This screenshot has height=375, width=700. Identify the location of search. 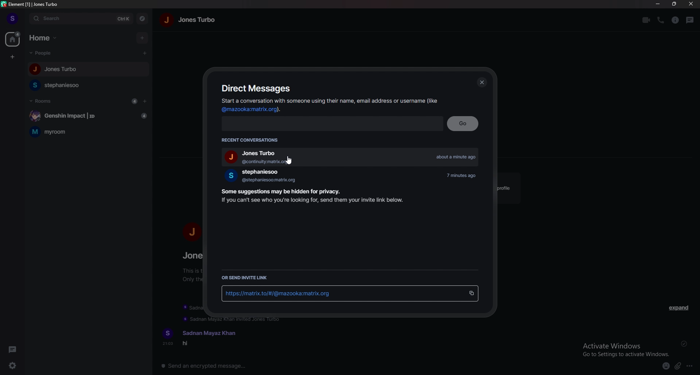
(70, 19).